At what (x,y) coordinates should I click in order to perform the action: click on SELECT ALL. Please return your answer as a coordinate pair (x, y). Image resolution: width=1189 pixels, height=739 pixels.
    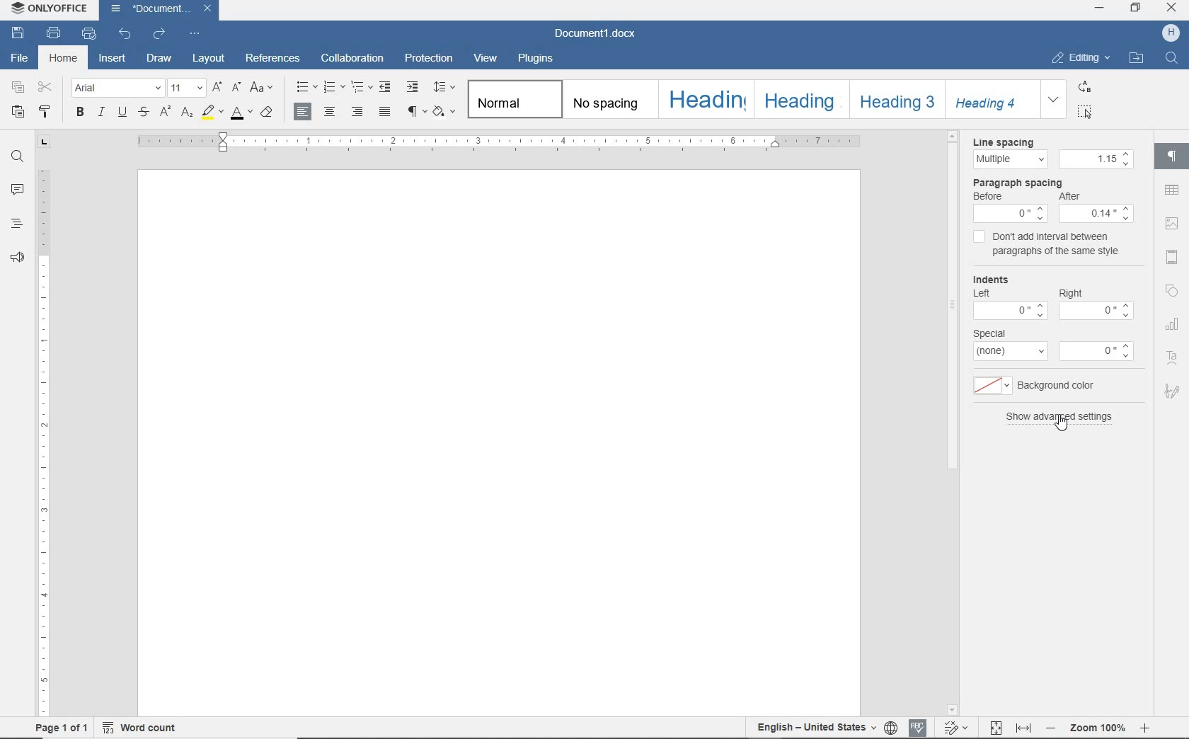
    Looking at the image, I should click on (1085, 111).